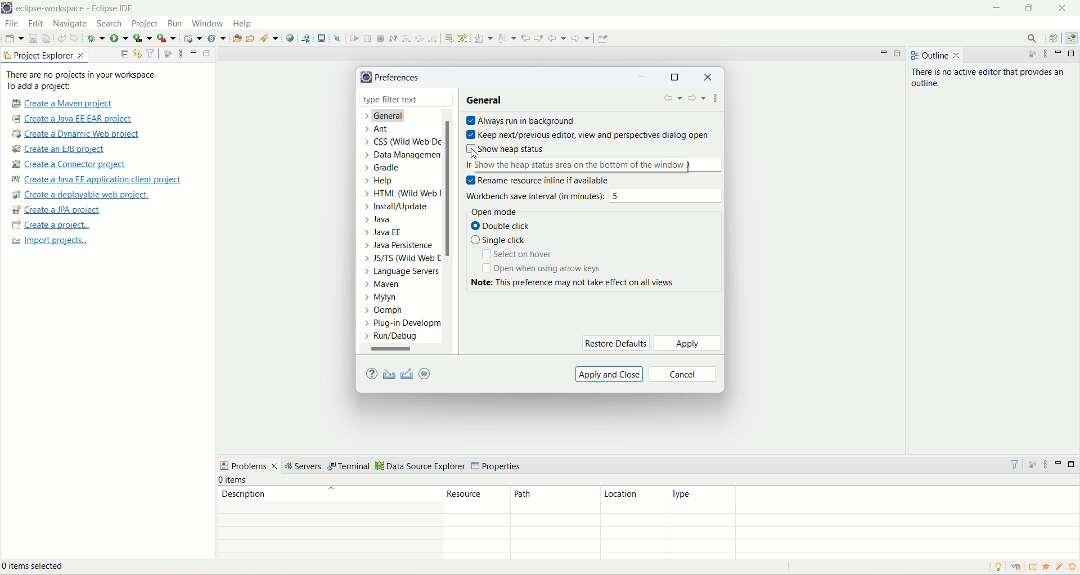  What do you see at coordinates (546, 180) in the screenshot?
I see `rename resource inline if available` at bounding box center [546, 180].